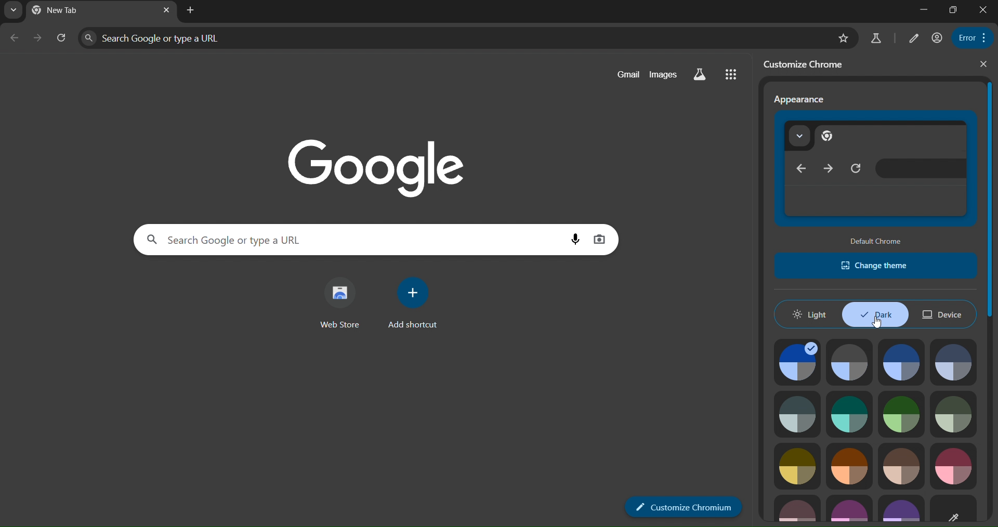 This screenshot has width=998, height=527. Describe the element at coordinates (845, 39) in the screenshot. I see `bookmark page` at that location.